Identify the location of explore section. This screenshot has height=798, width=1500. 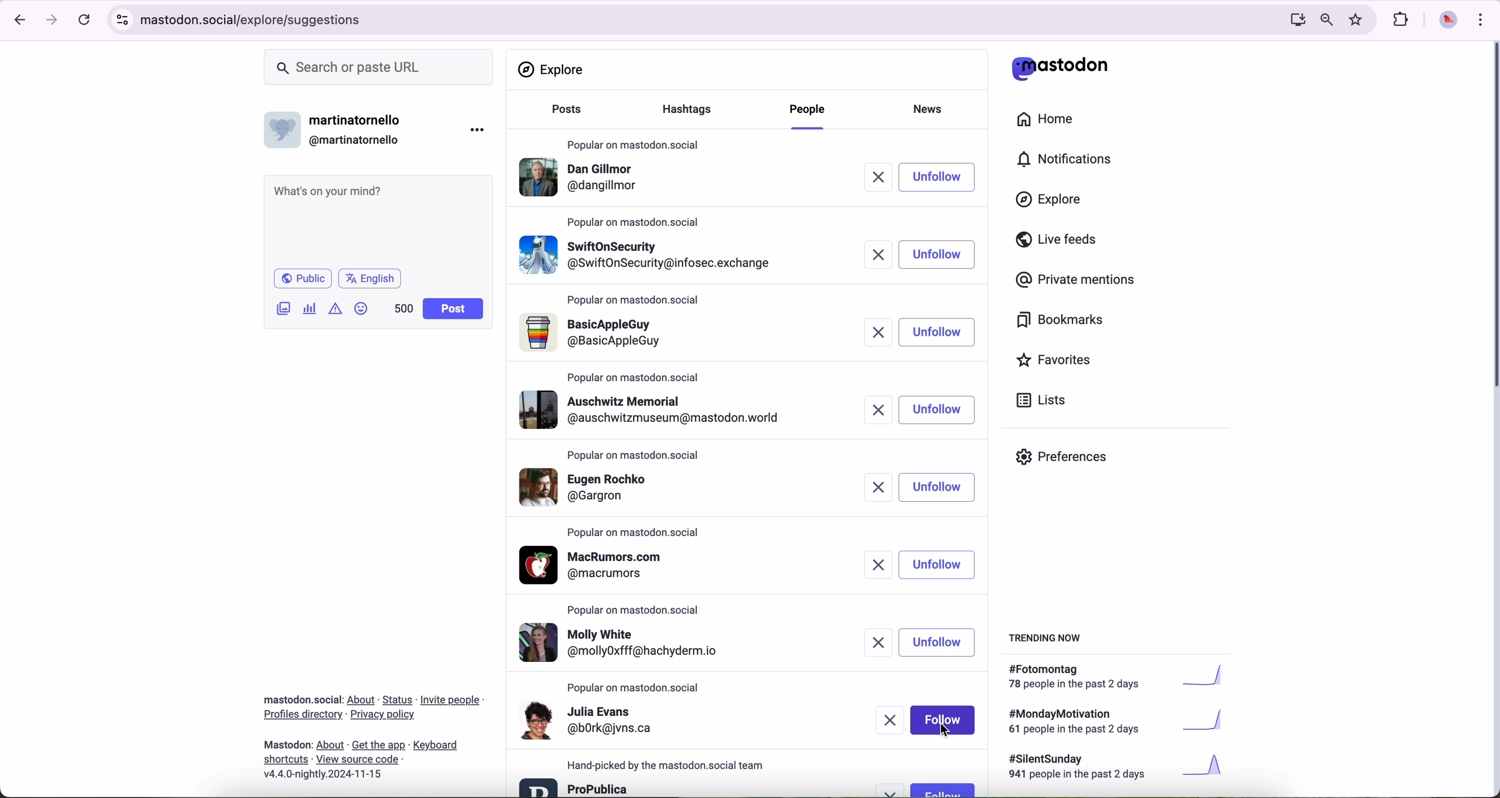
(553, 69).